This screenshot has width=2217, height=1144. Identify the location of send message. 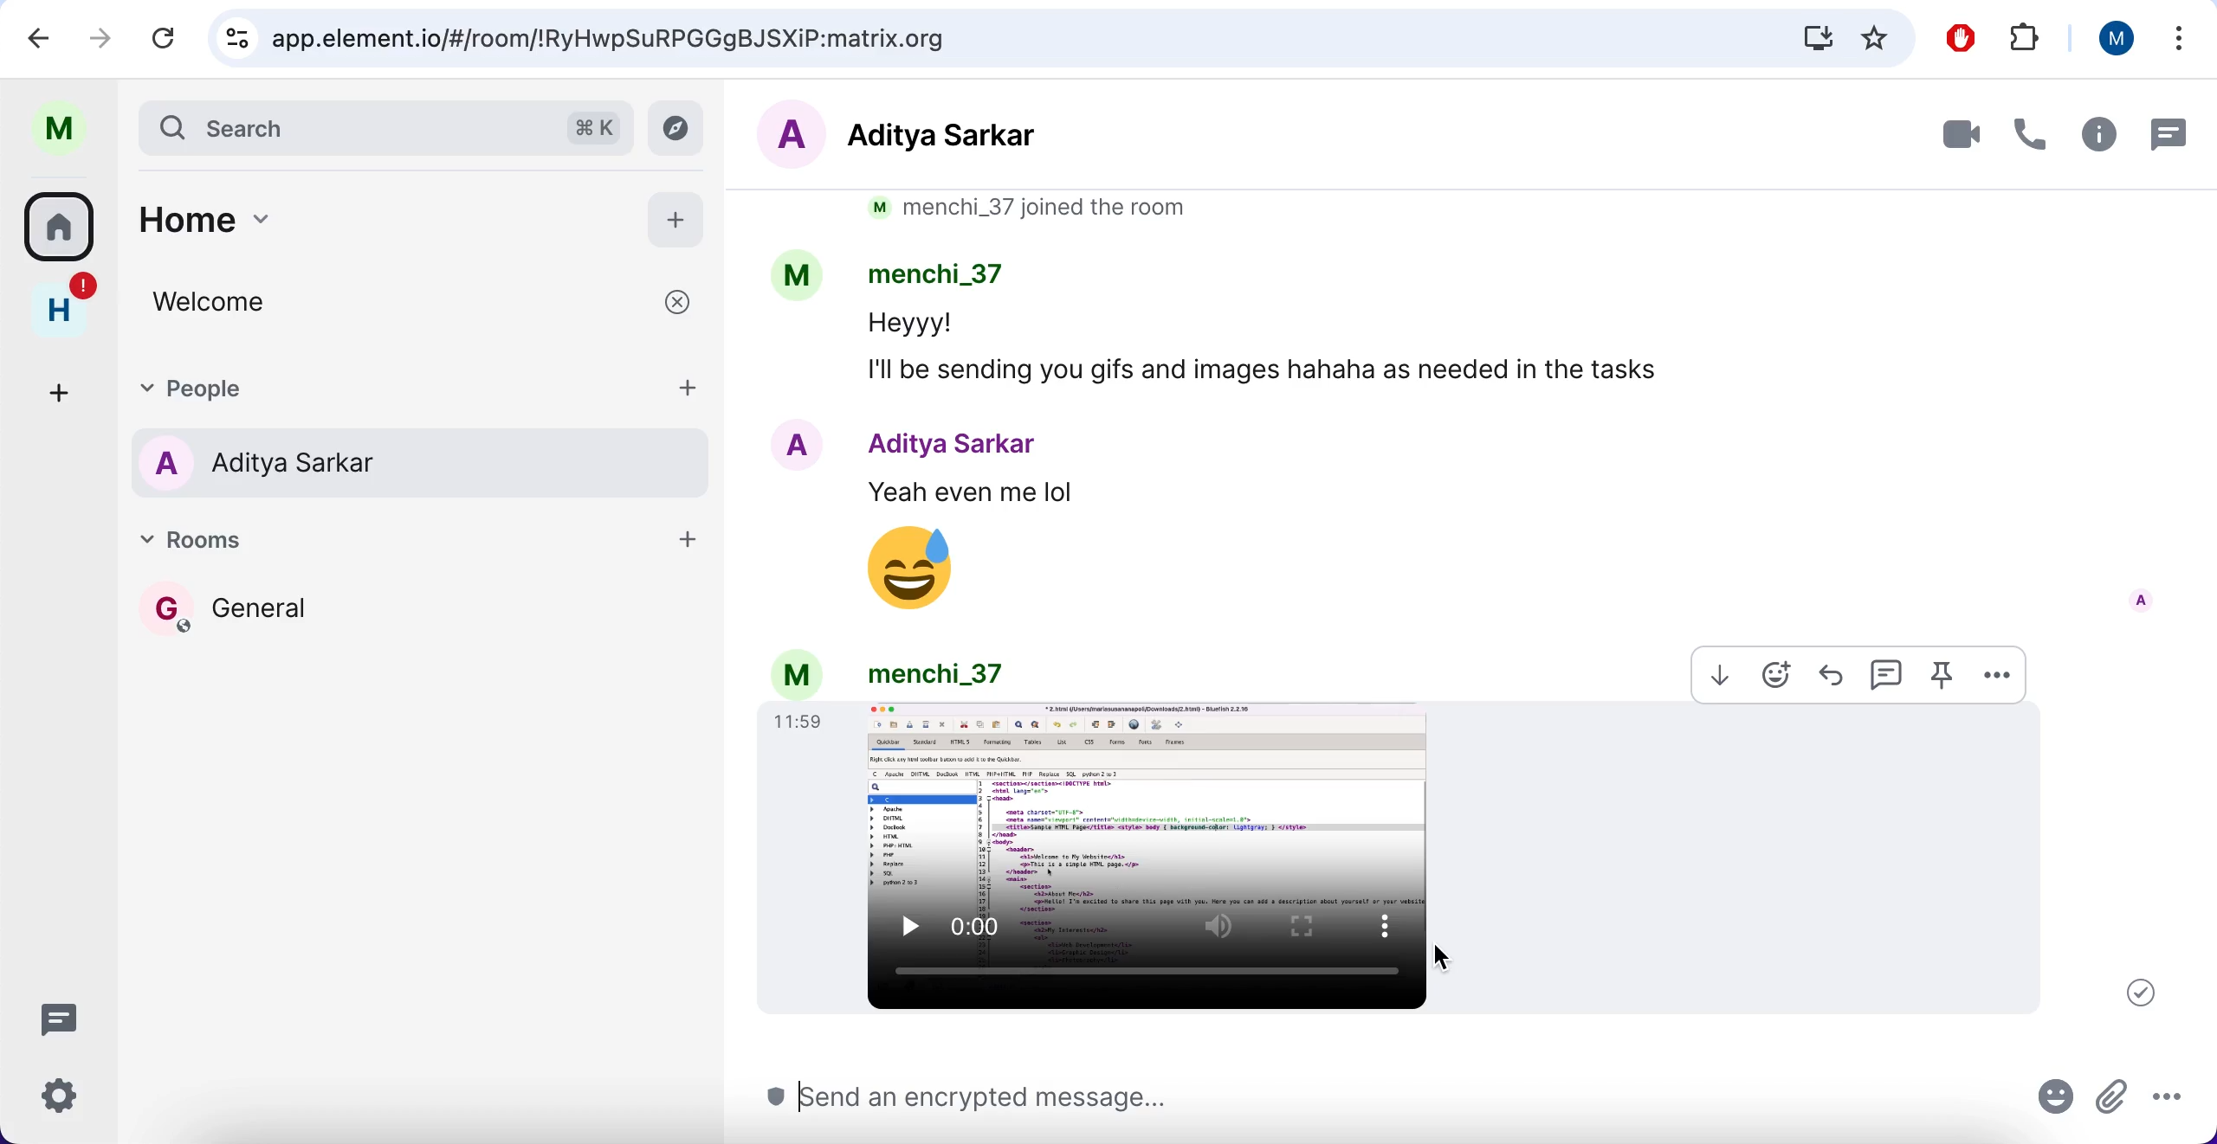
(1391, 1102).